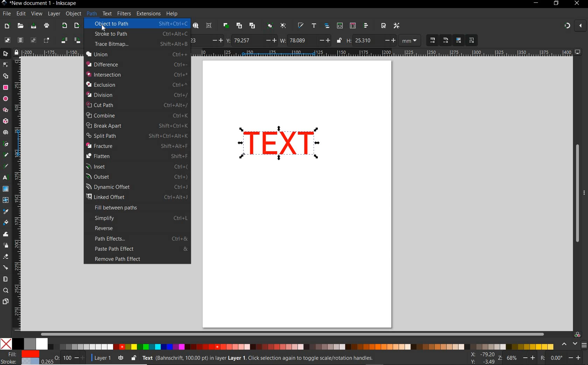 Image resolution: width=588 pixels, height=365 pixels. I want to click on SELECTOR TOOL, so click(6, 55).